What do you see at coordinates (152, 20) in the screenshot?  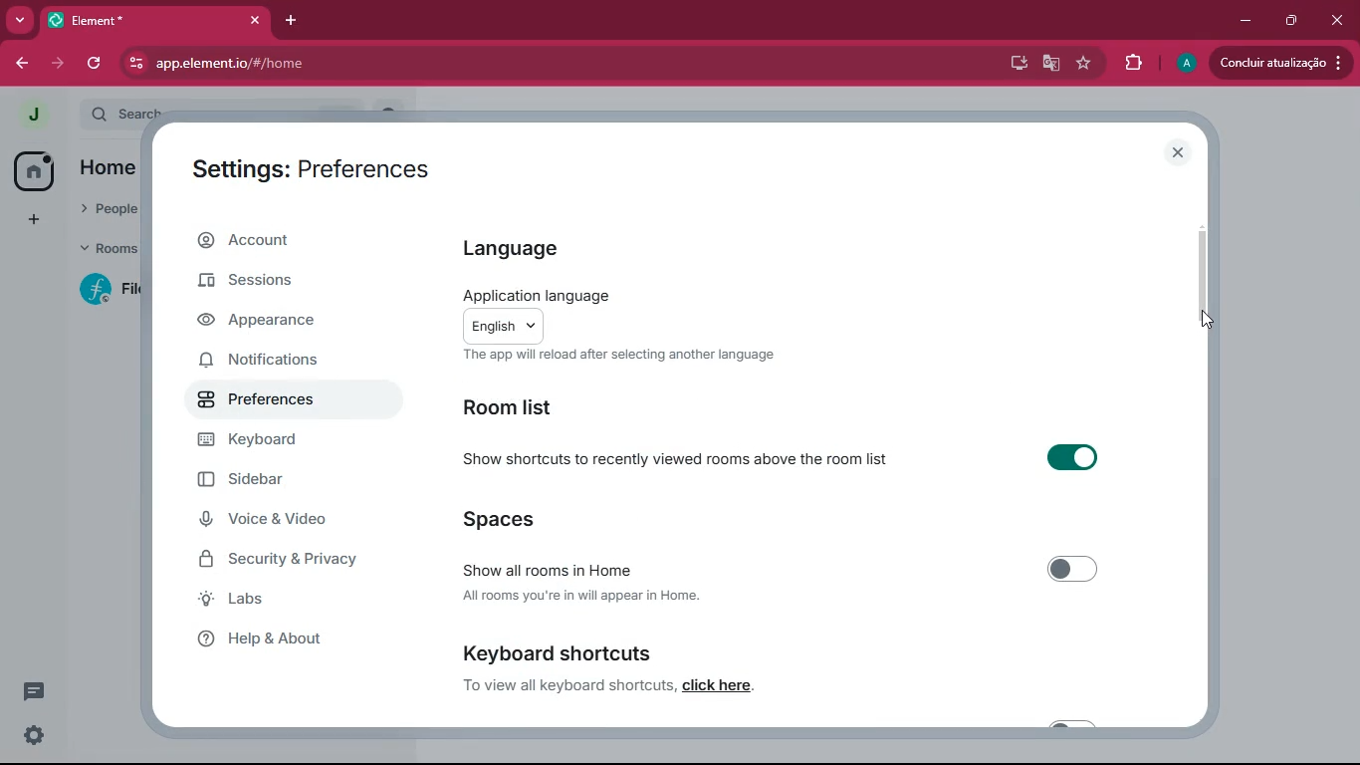 I see `tab` at bounding box center [152, 20].